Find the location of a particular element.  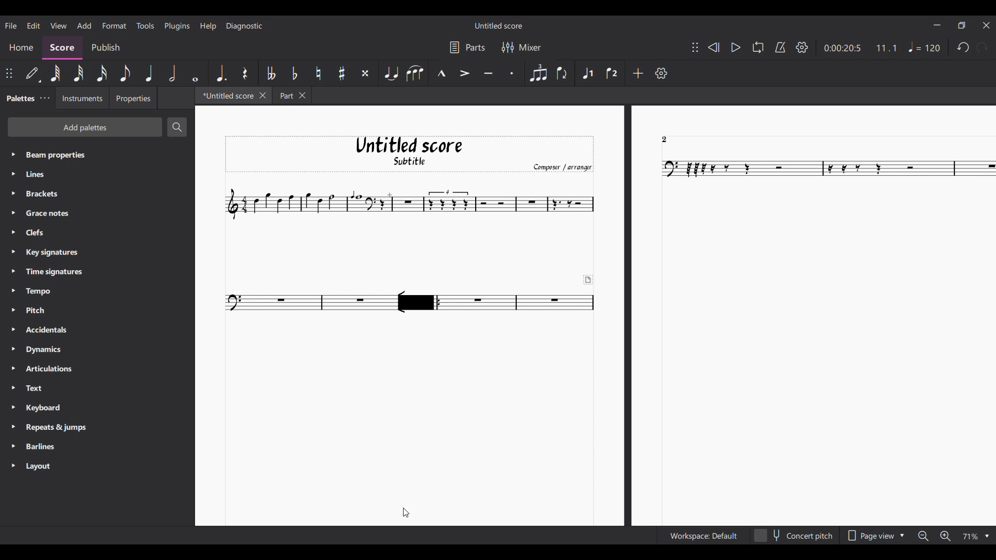

Help menu is located at coordinates (209, 26).